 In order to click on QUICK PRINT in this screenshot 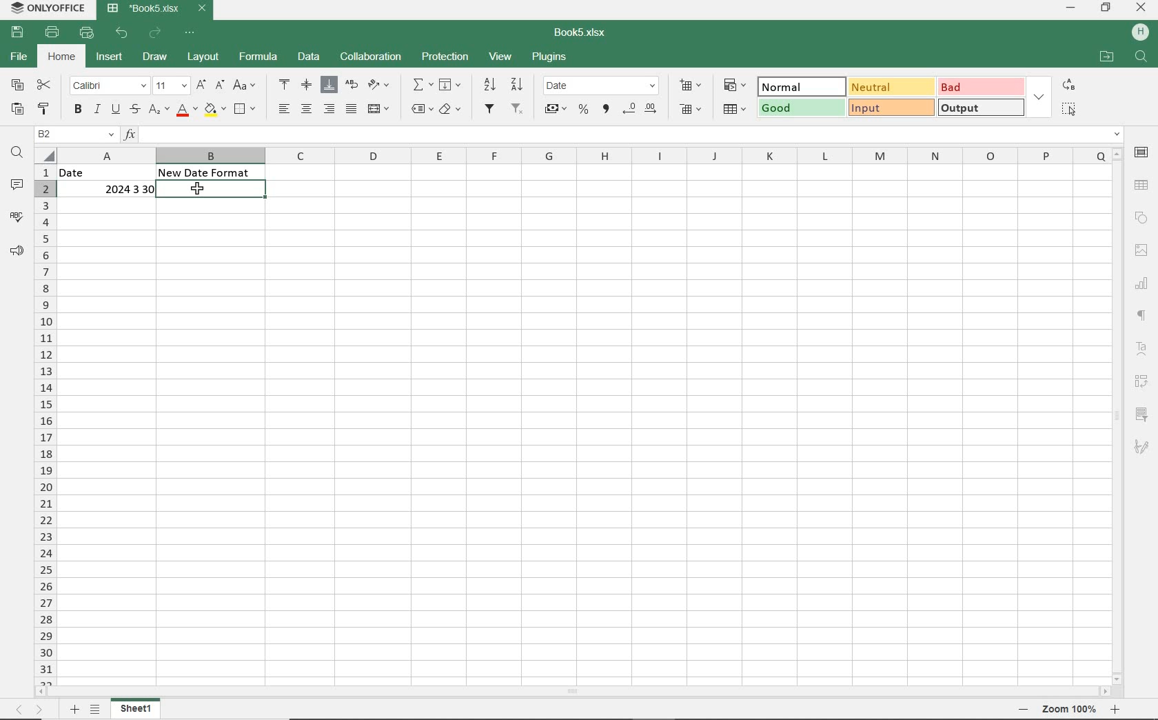, I will do `click(88, 32)`.